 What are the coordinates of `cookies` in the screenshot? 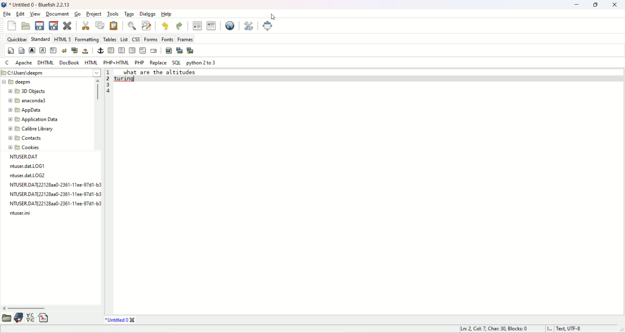 It's located at (25, 148).